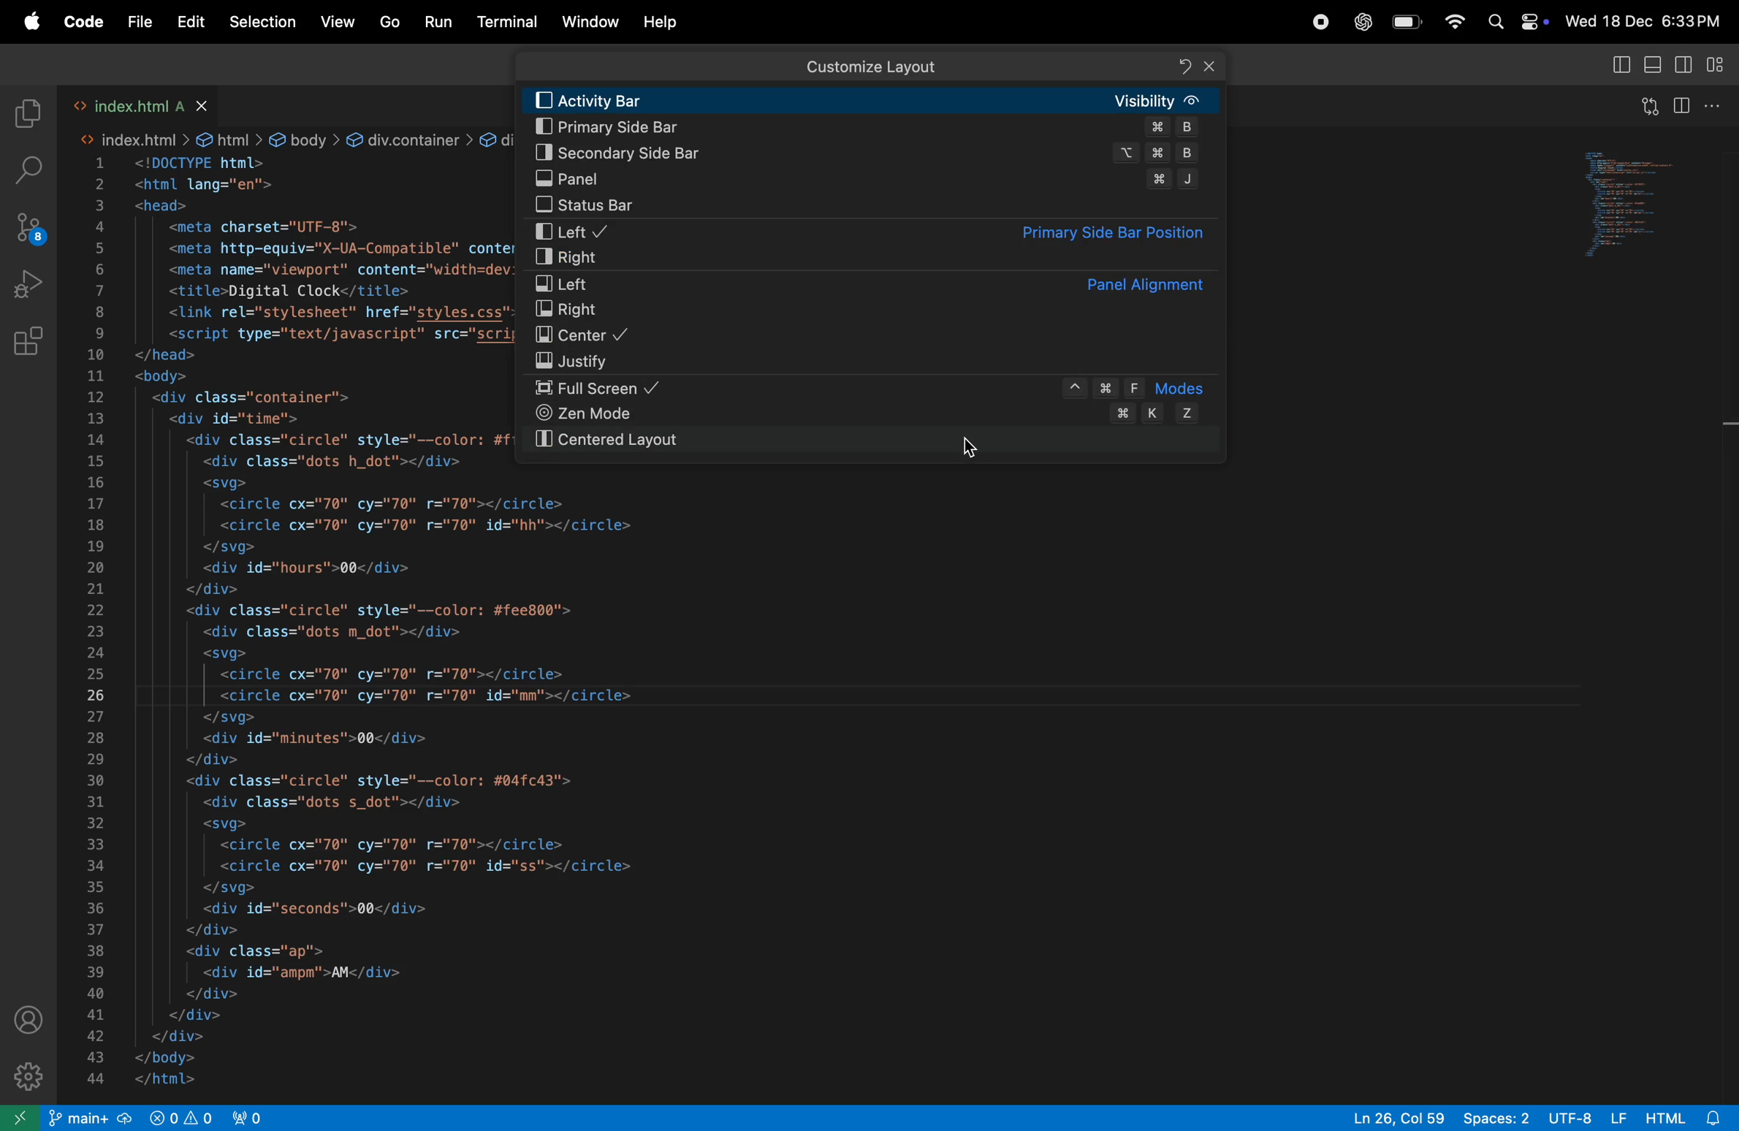  I want to click on view port 2, so click(253, 1119).